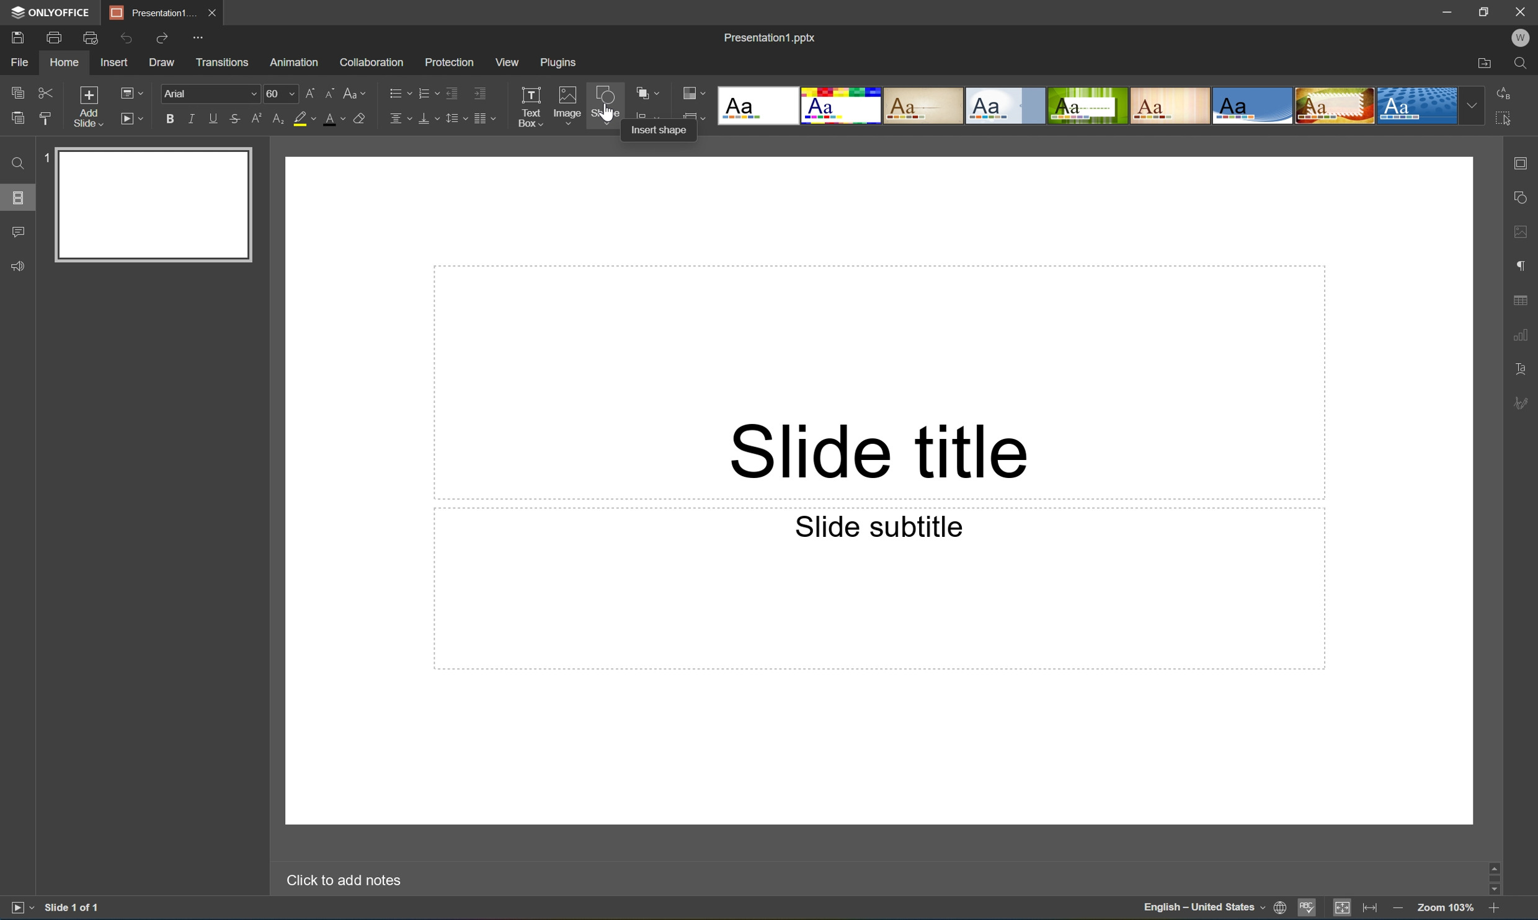 The image size is (1538, 920). I want to click on Plugins, so click(557, 63).